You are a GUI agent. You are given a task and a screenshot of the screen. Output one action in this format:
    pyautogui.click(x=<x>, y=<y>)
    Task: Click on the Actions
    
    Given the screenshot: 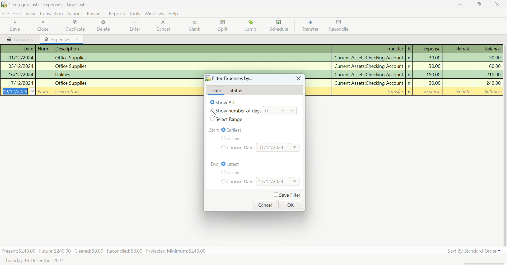 What is the action you would take?
    pyautogui.click(x=76, y=13)
    